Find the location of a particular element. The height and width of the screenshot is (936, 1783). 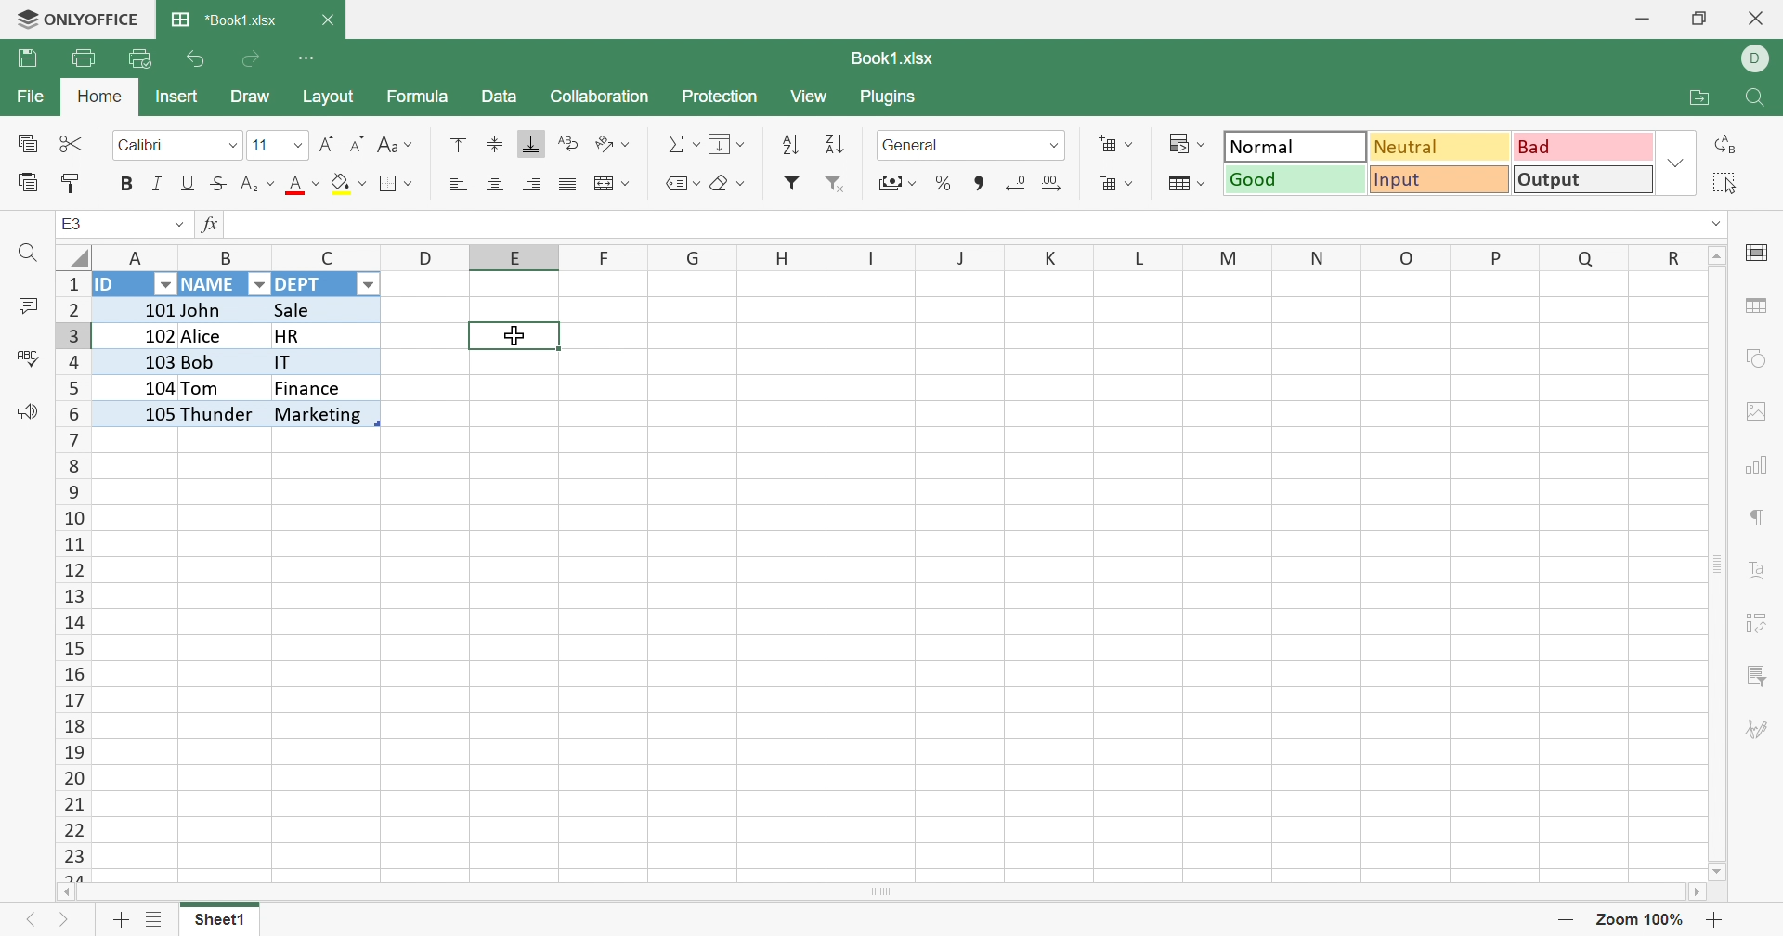

Drop Down is located at coordinates (293, 147).